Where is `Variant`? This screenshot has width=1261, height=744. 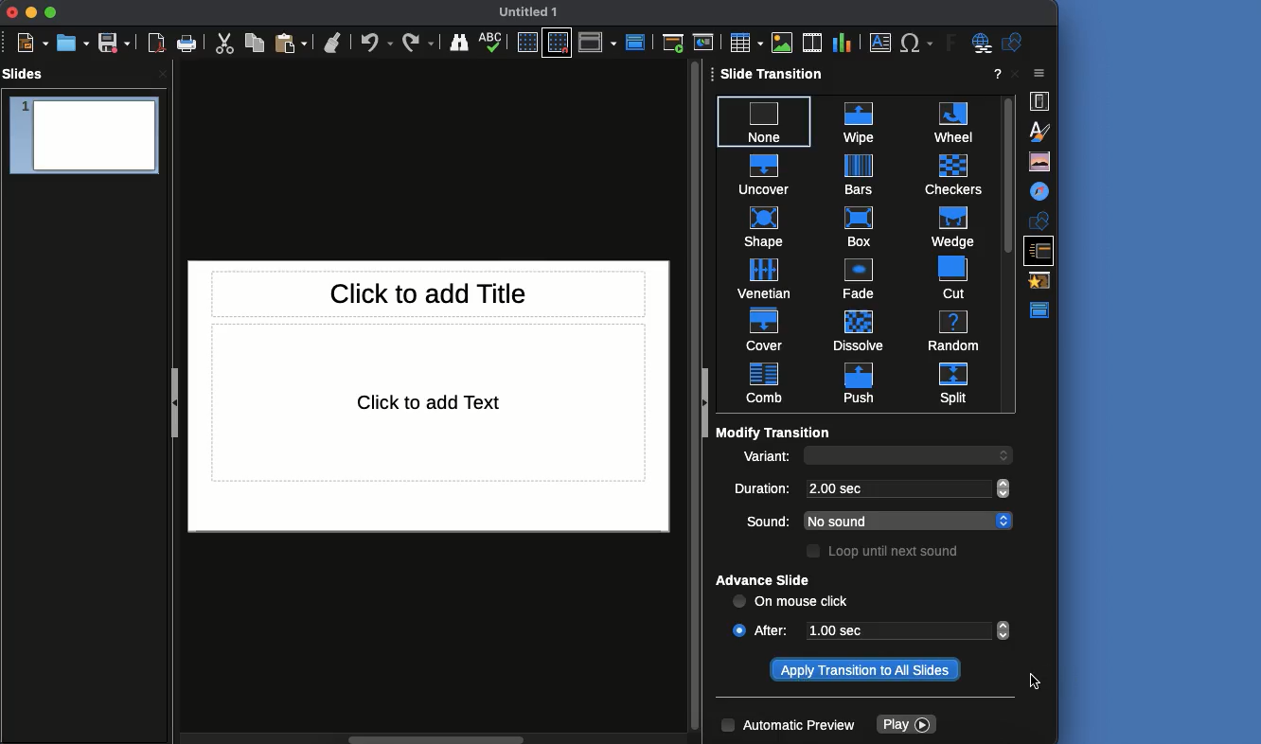
Variant is located at coordinates (767, 459).